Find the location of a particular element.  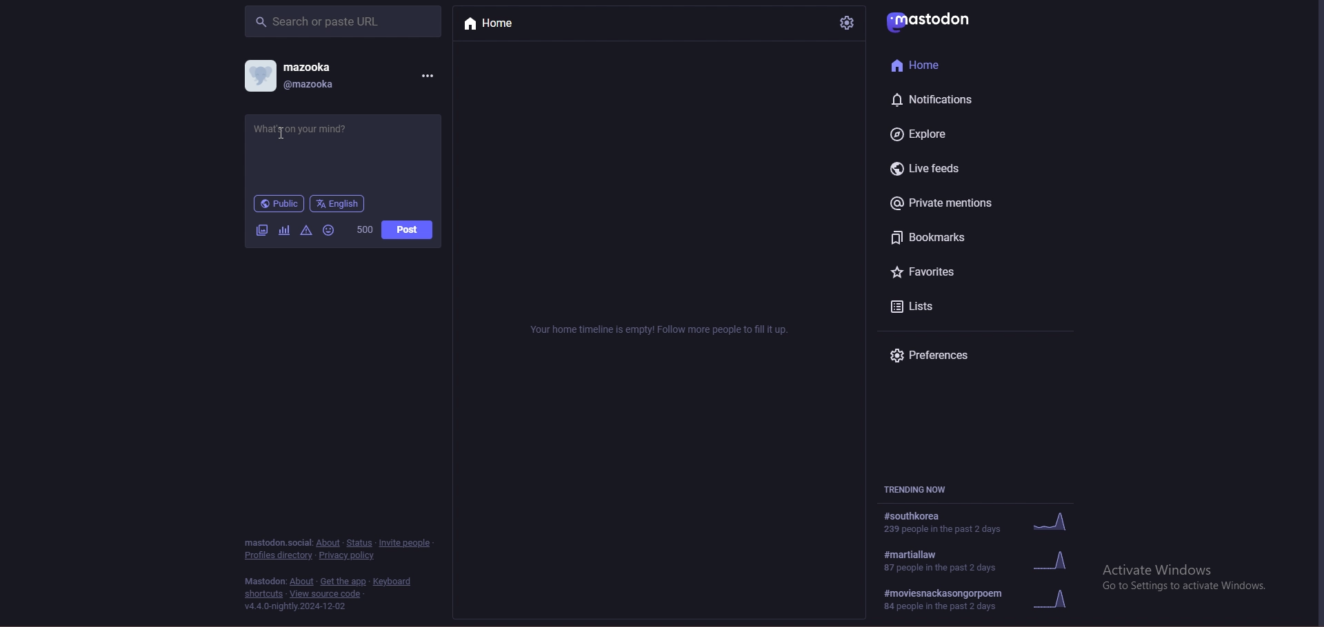

mastodon is located at coordinates (275, 542).